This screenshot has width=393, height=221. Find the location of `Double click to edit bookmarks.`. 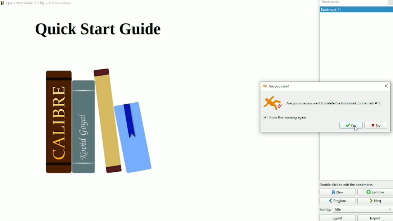

Double click to edit bookmarks. is located at coordinates (347, 185).